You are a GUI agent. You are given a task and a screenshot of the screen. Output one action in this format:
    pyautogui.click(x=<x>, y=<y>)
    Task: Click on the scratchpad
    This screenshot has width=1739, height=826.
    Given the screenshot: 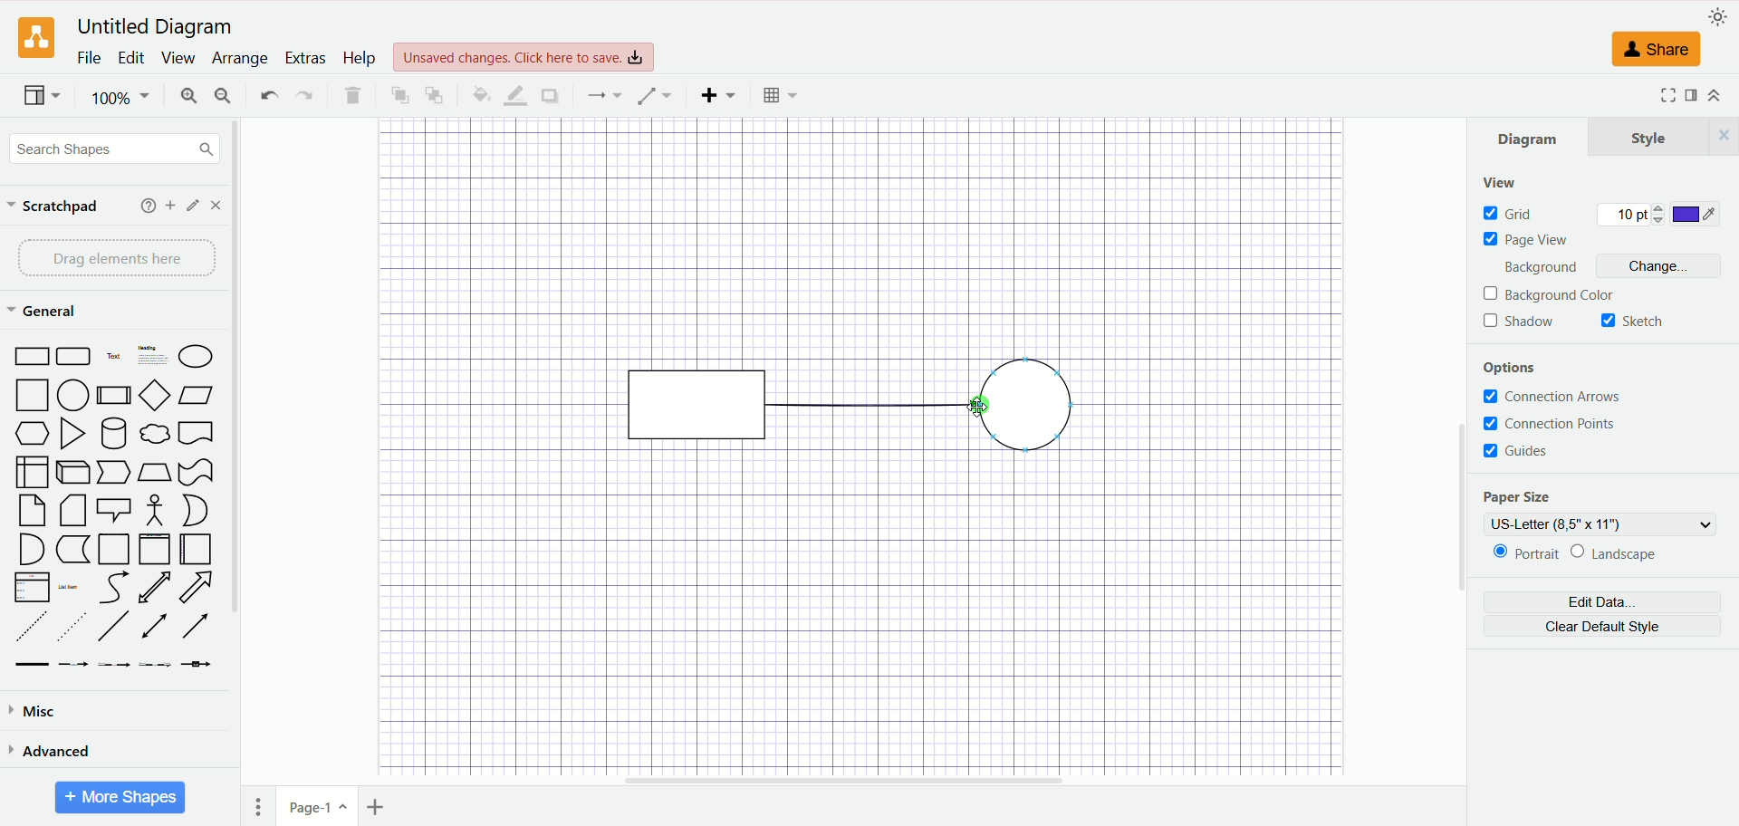 What is the action you would take?
    pyautogui.click(x=51, y=205)
    